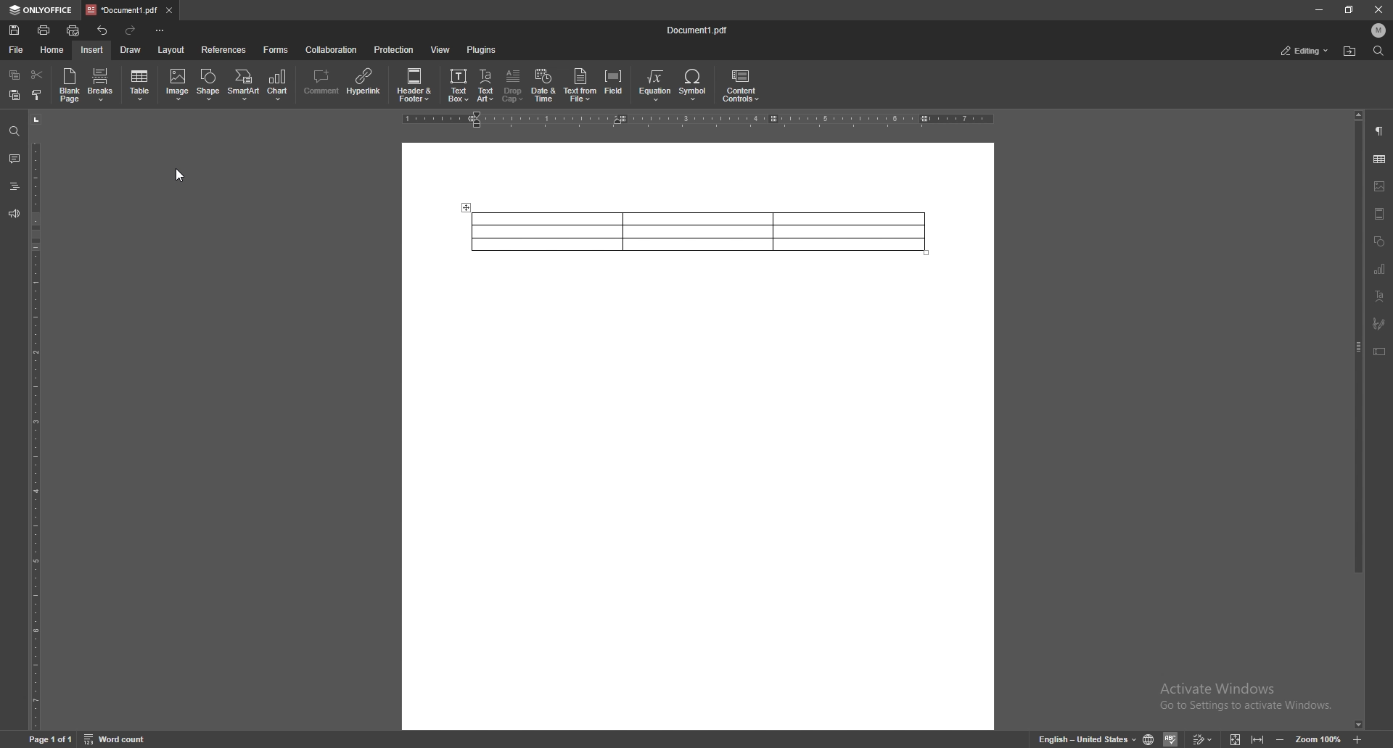 This screenshot has width=1393, height=748. I want to click on tab, so click(121, 9).